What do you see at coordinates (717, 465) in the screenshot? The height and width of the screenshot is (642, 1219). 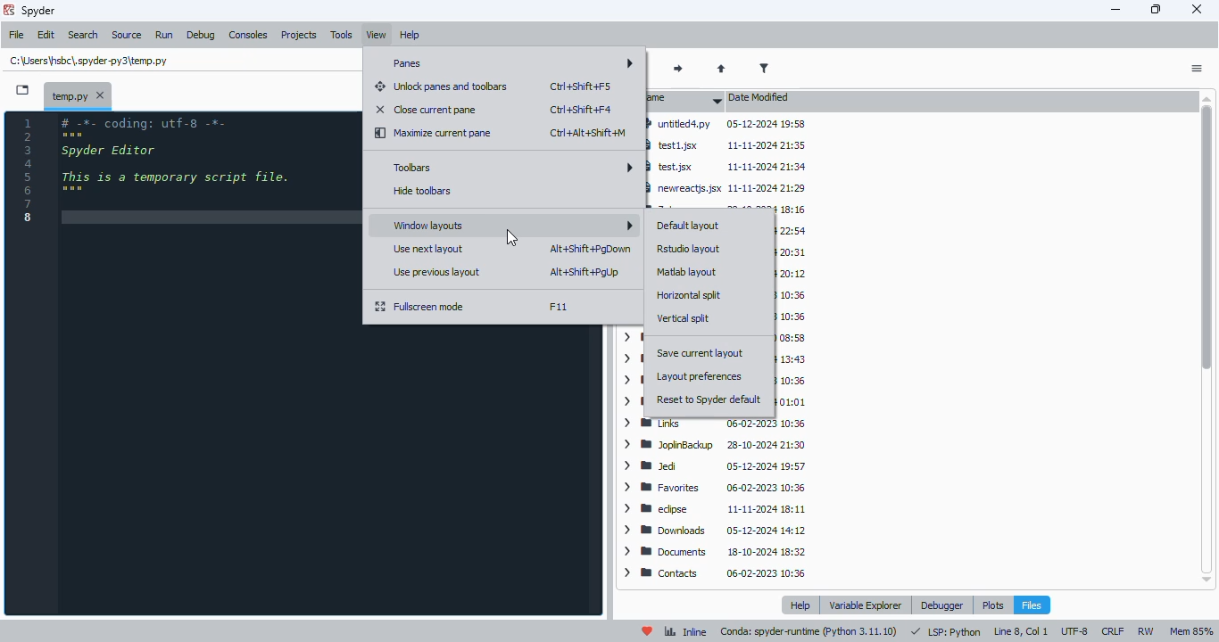 I see `Jed` at bounding box center [717, 465].